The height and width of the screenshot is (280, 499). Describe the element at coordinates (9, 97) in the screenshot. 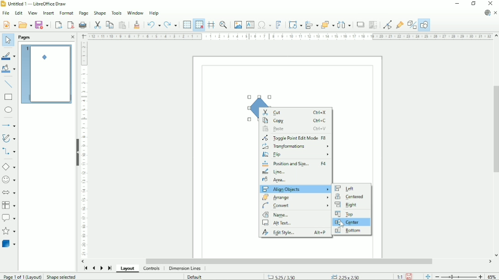

I see `Rectangle` at that location.